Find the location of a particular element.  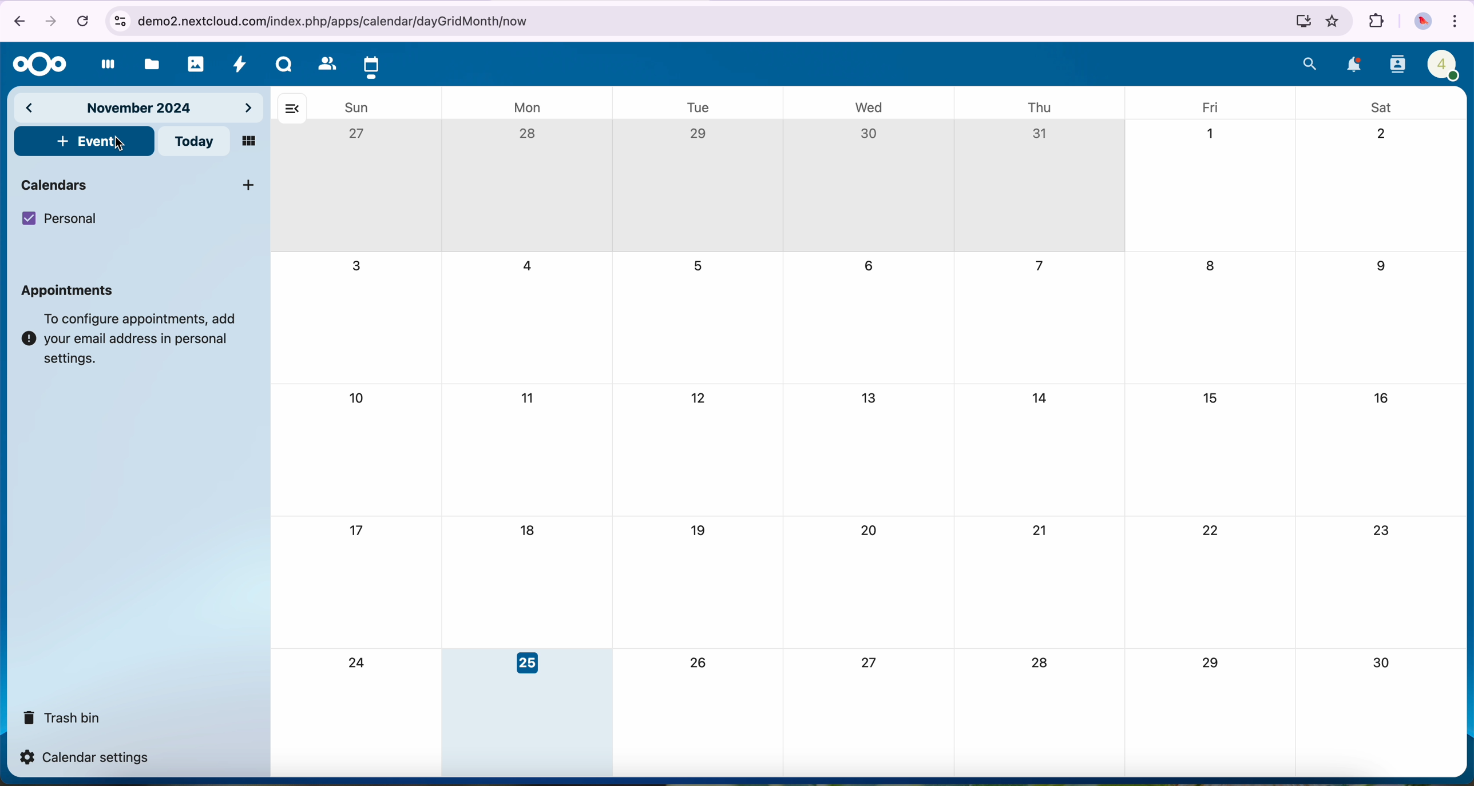

1 is located at coordinates (1210, 134).